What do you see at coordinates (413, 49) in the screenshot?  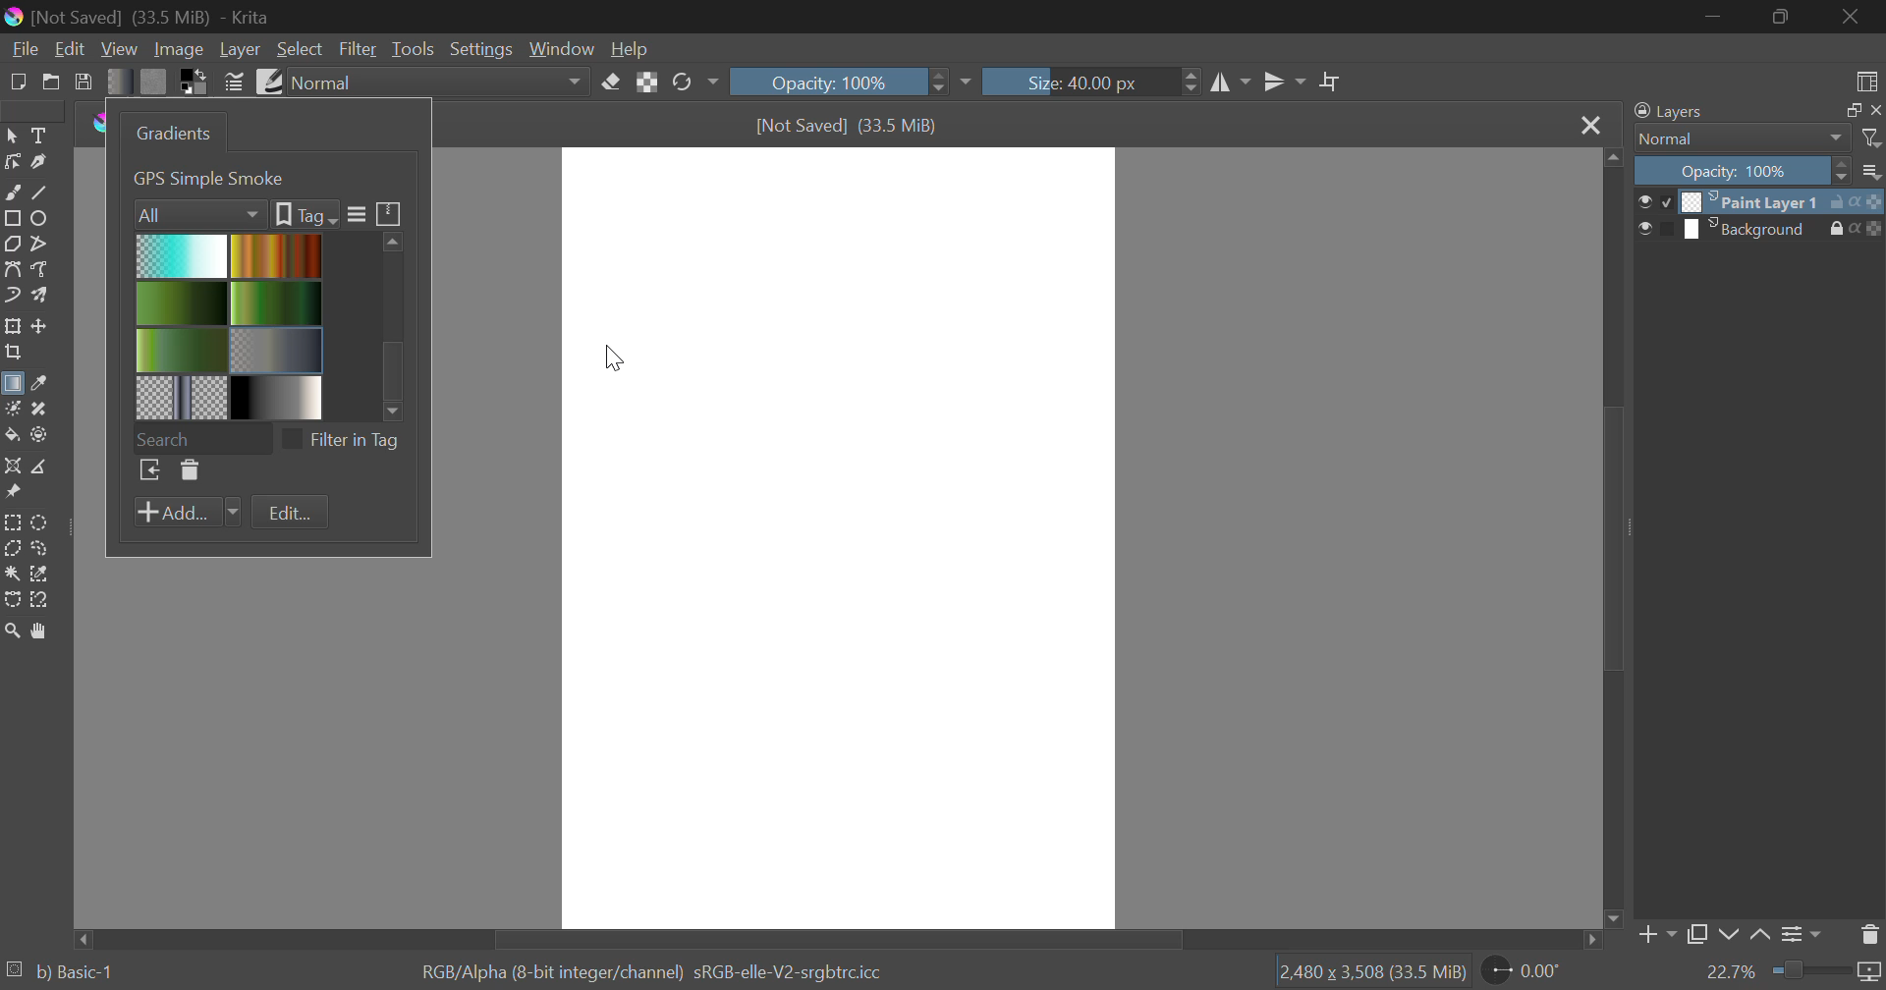 I see `Tools` at bounding box center [413, 49].